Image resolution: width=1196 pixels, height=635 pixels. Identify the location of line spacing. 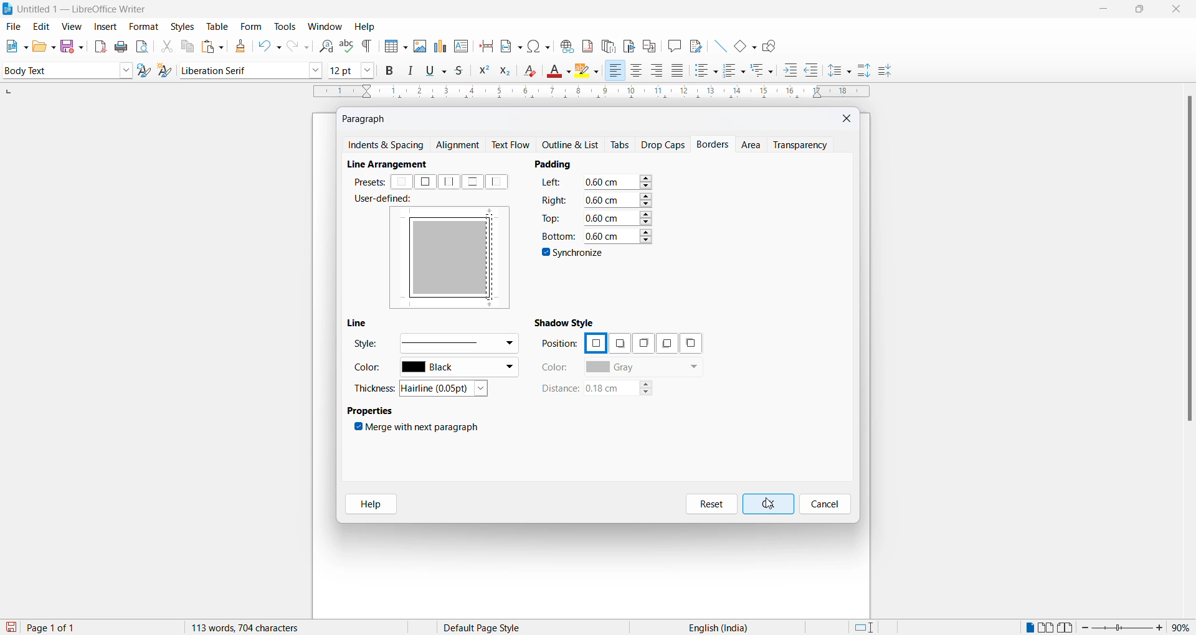
(842, 71).